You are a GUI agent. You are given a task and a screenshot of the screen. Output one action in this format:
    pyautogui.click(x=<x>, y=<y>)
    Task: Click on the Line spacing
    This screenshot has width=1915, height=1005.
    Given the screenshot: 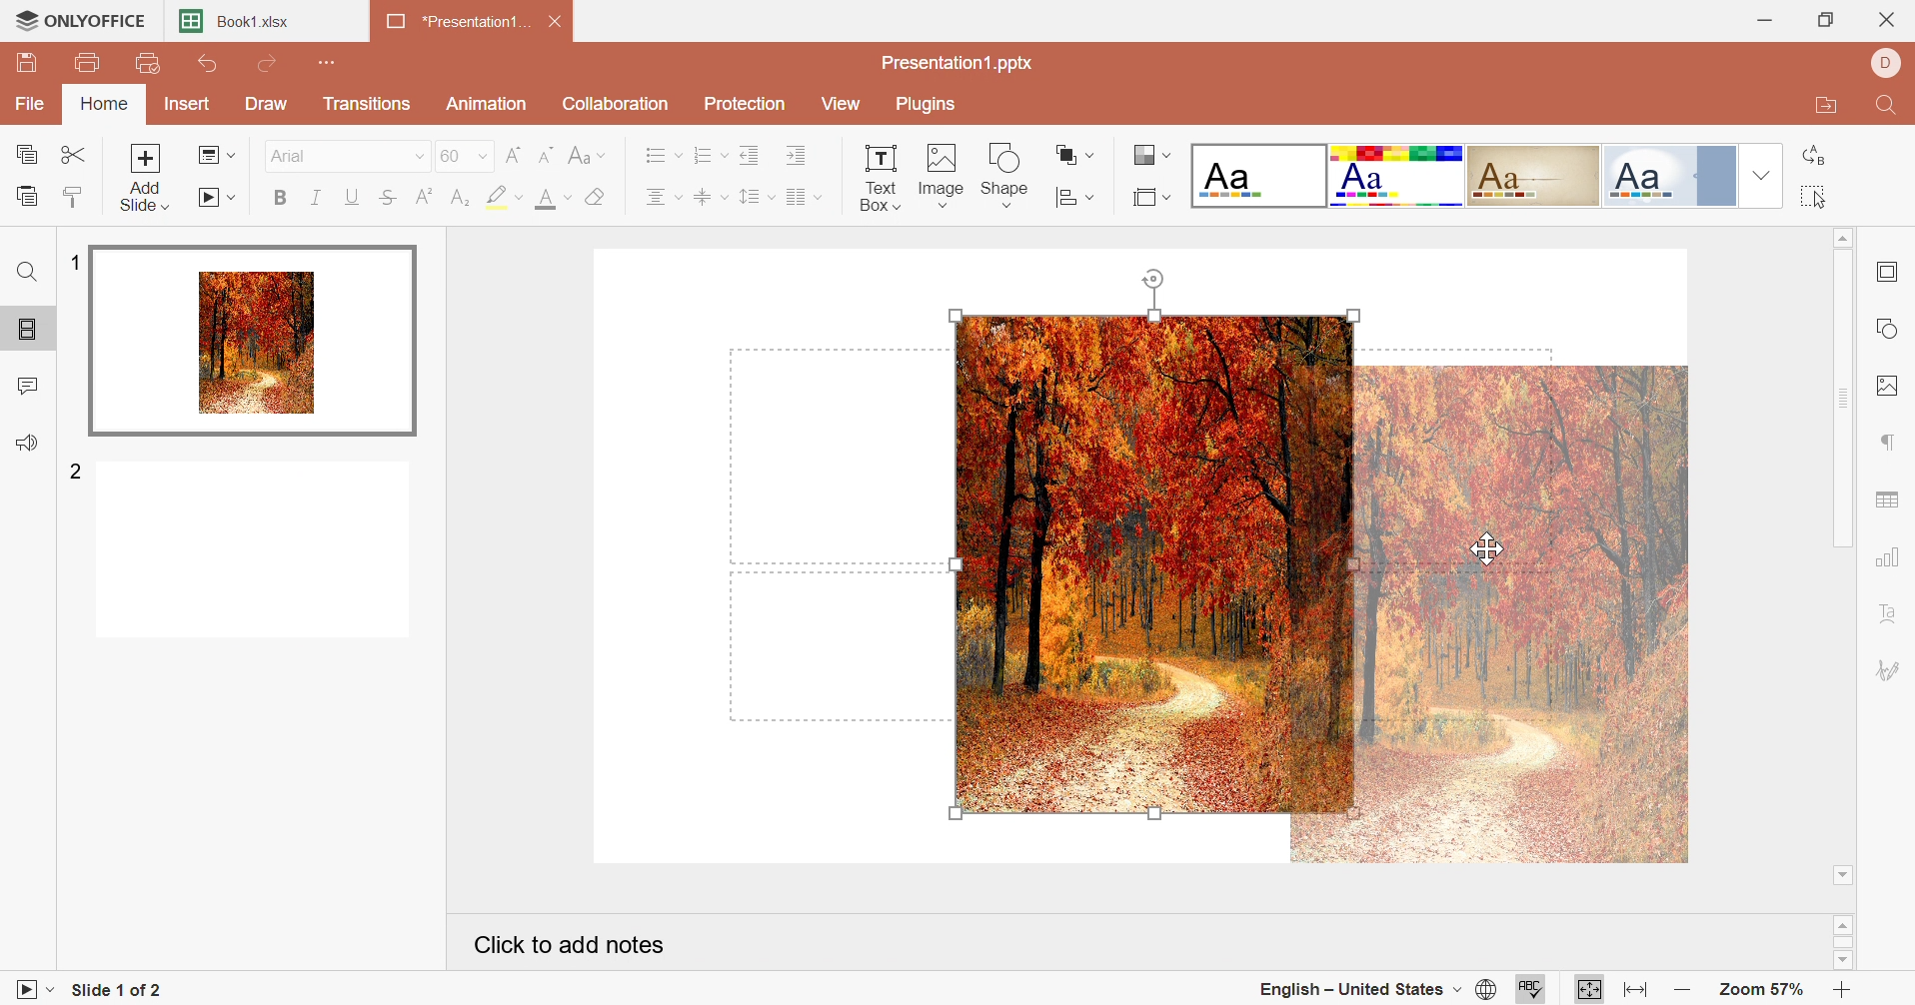 What is the action you would take?
    pyautogui.click(x=749, y=200)
    